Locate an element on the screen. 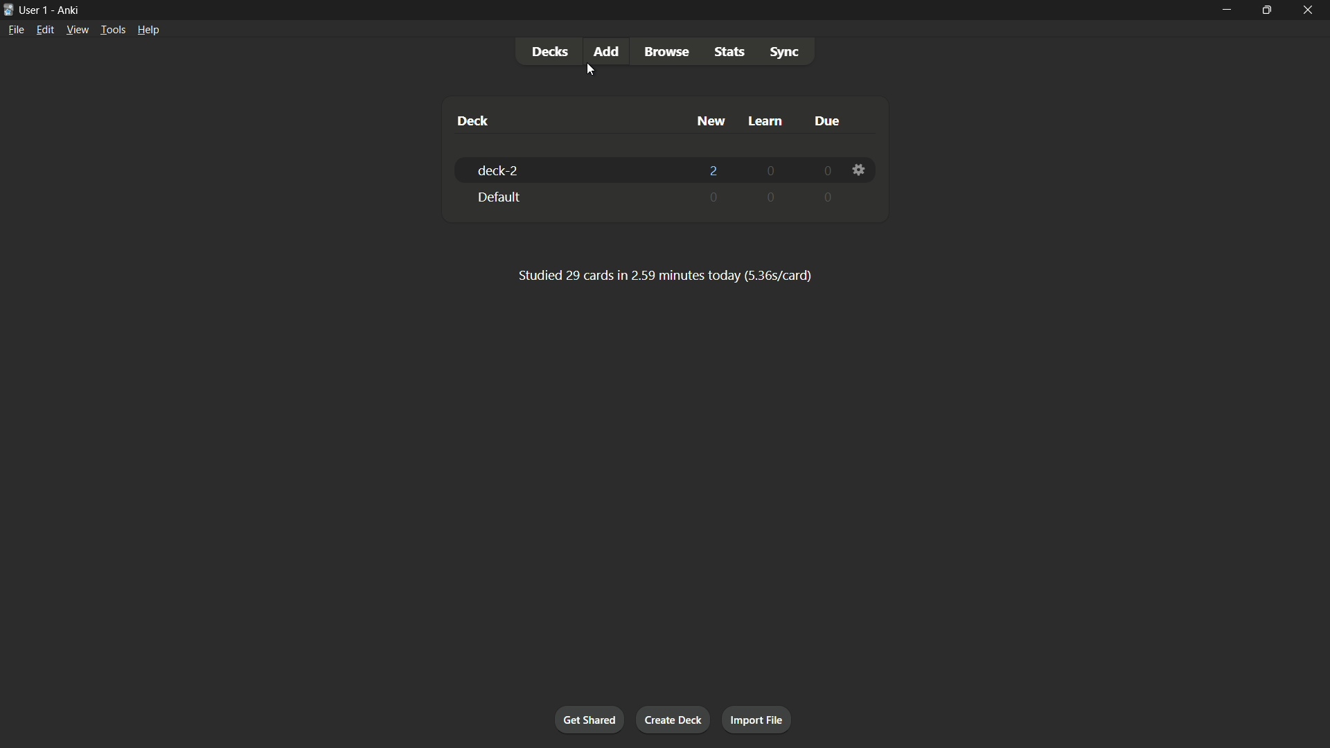 The width and height of the screenshot is (1330, 748). text is located at coordinates (663, 276).